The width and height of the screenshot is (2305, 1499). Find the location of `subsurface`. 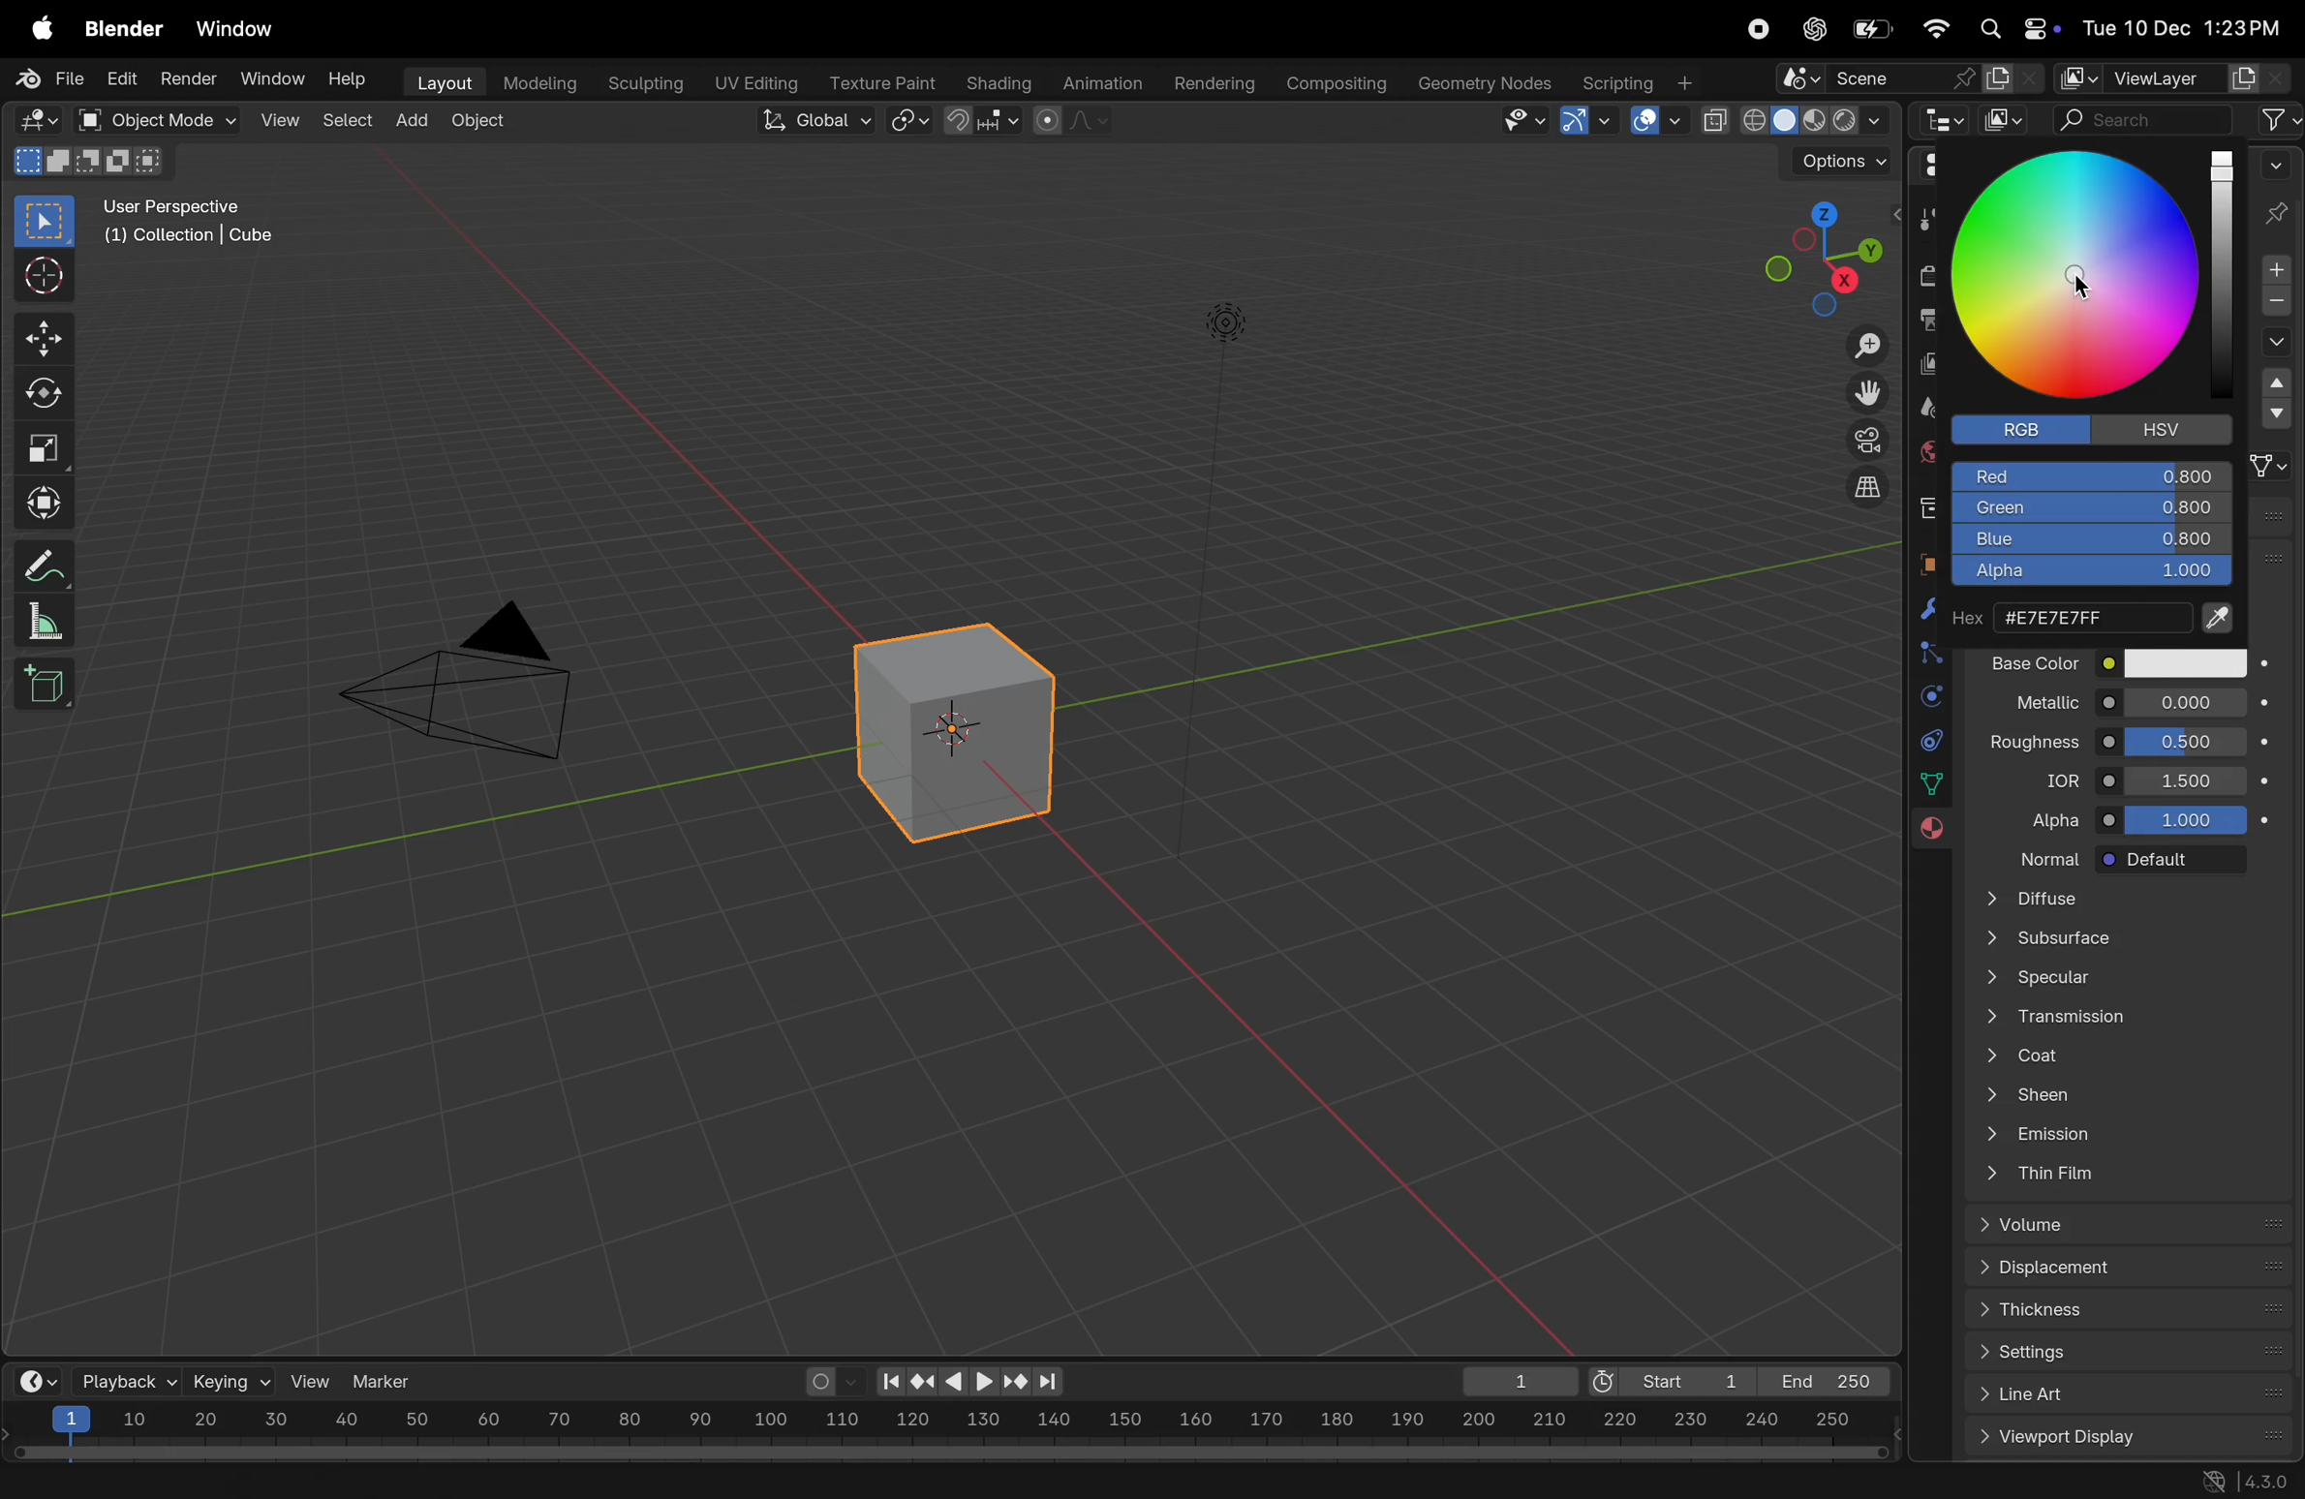

subsurface is located at coordinates (2117, 940).